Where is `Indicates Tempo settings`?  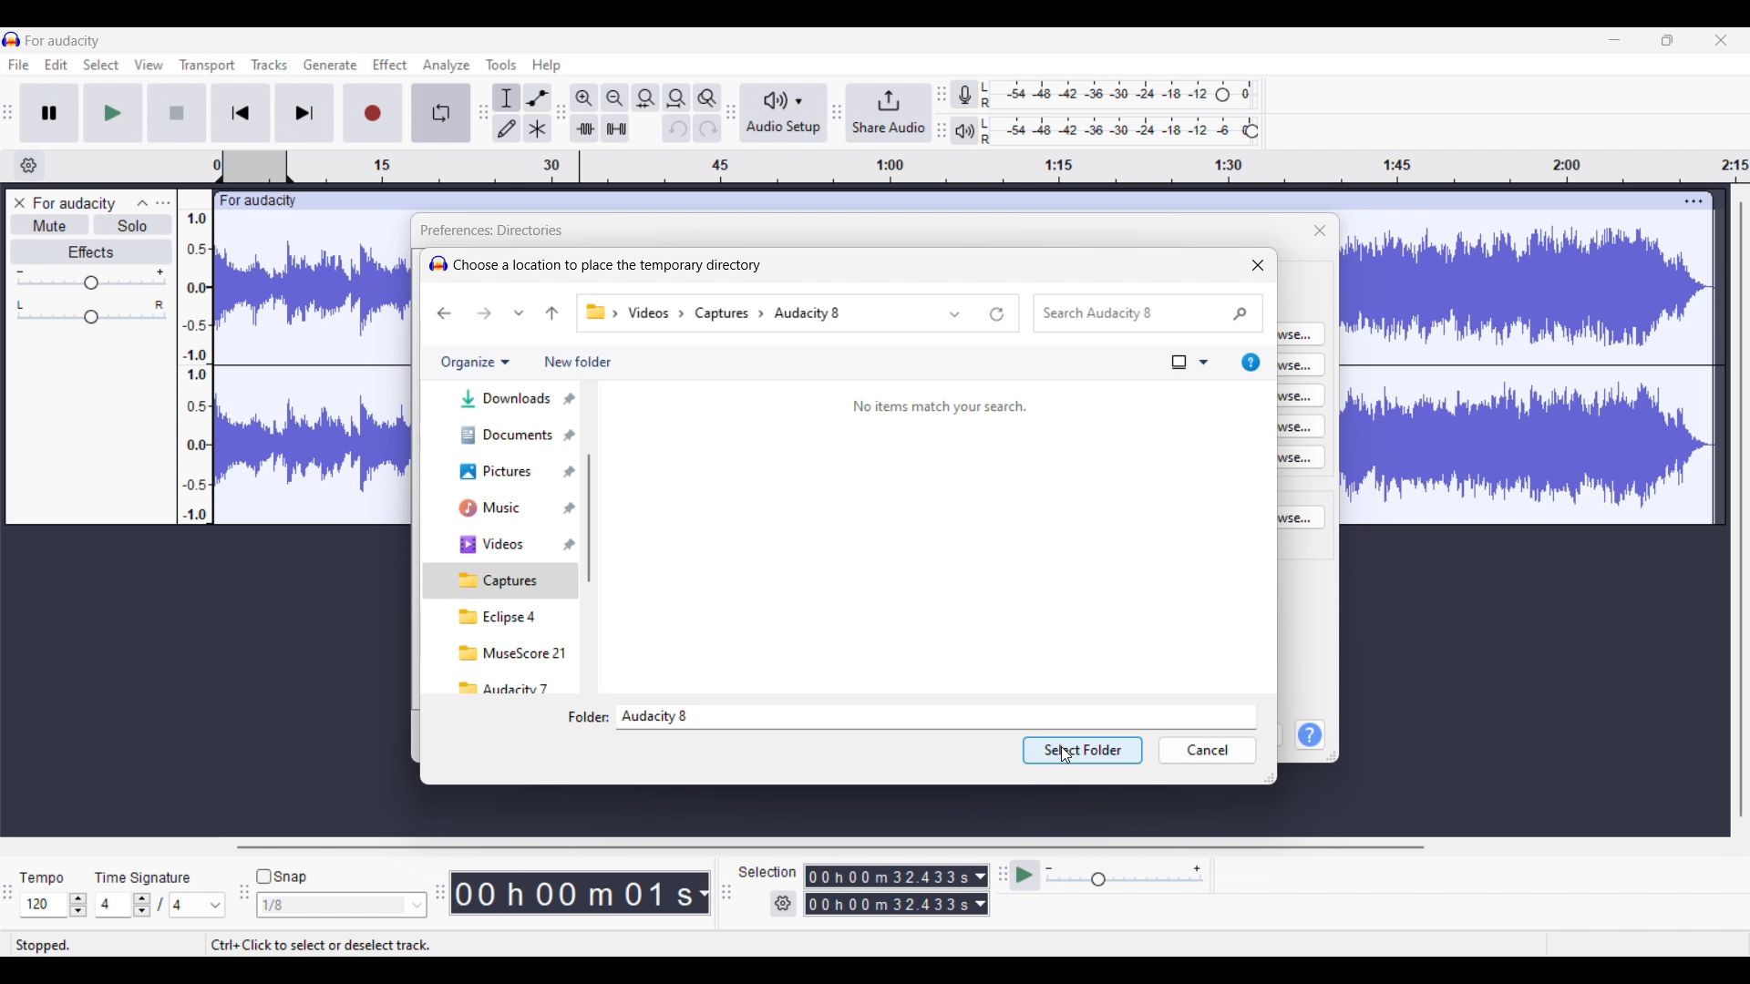 Indicates Tempo settings is located at coordinates (43, 877).